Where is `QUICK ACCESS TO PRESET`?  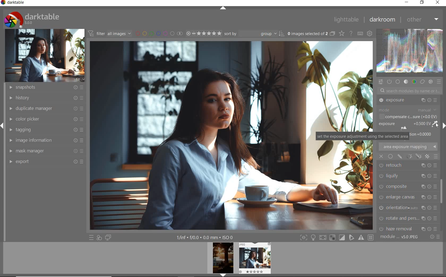 QUICK ACCESS TO PRESET is located at coordinates (91, 237).